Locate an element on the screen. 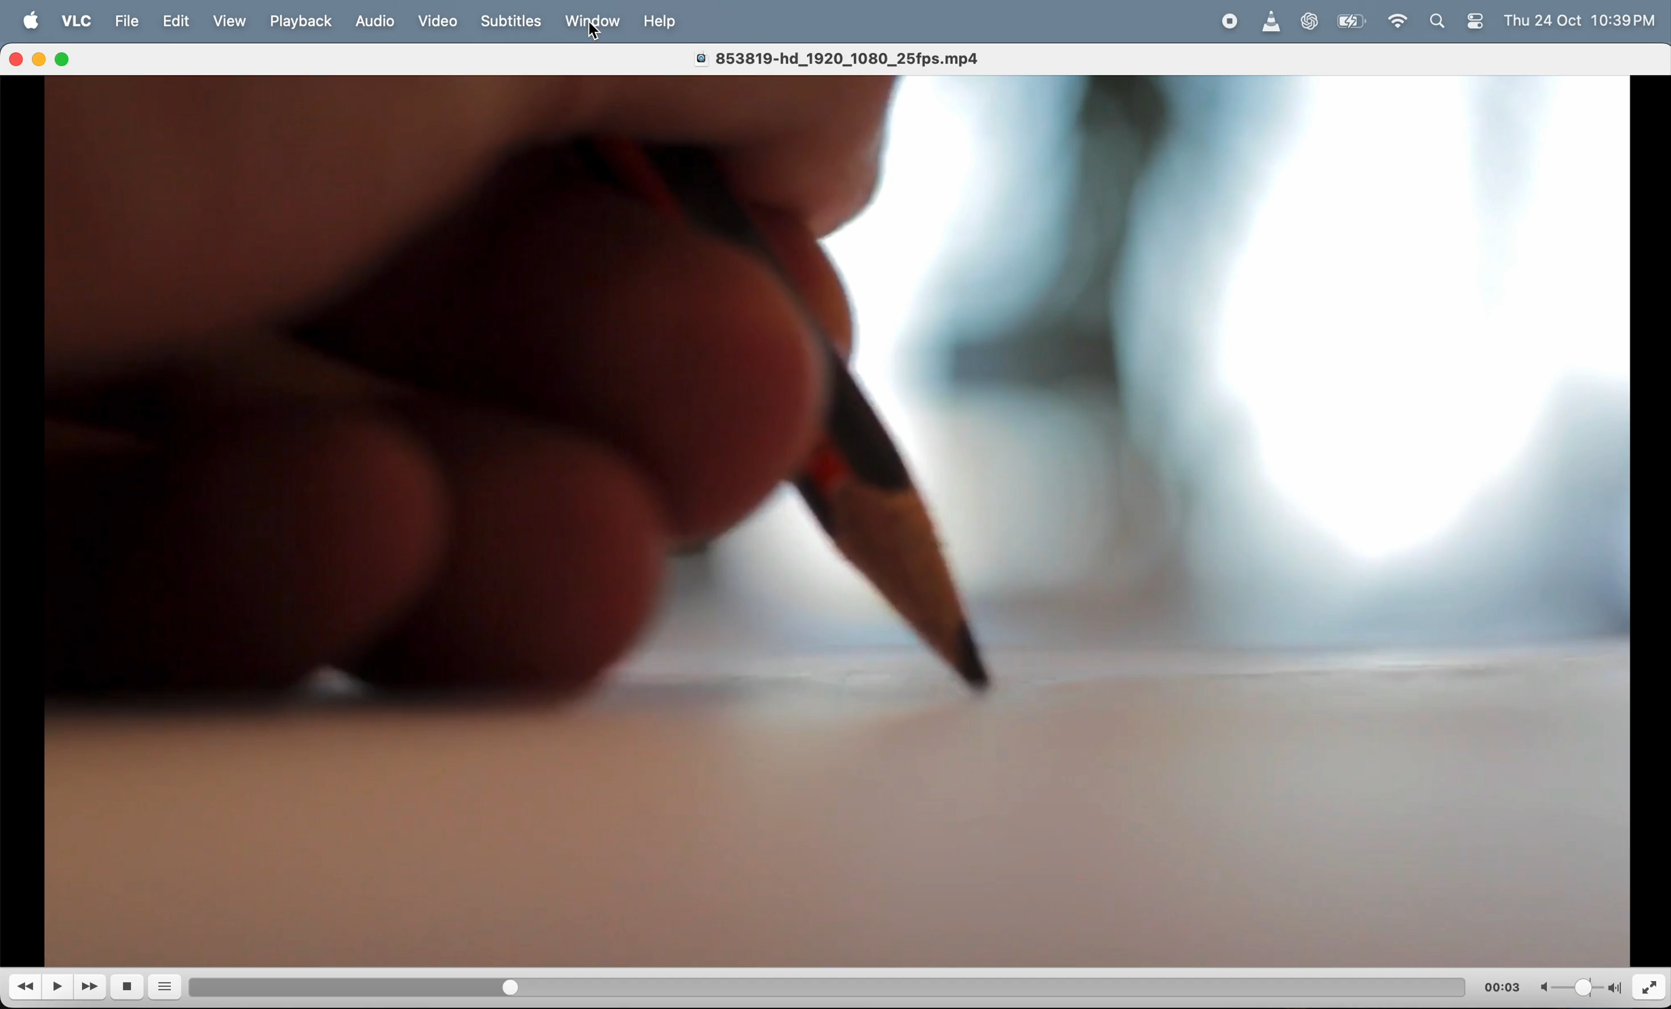  time is located at coordinates (1502, 986).